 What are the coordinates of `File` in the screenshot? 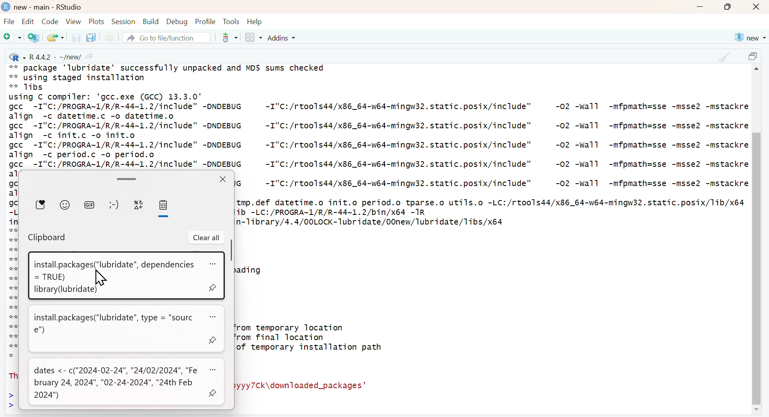 It's located at (9, 22).